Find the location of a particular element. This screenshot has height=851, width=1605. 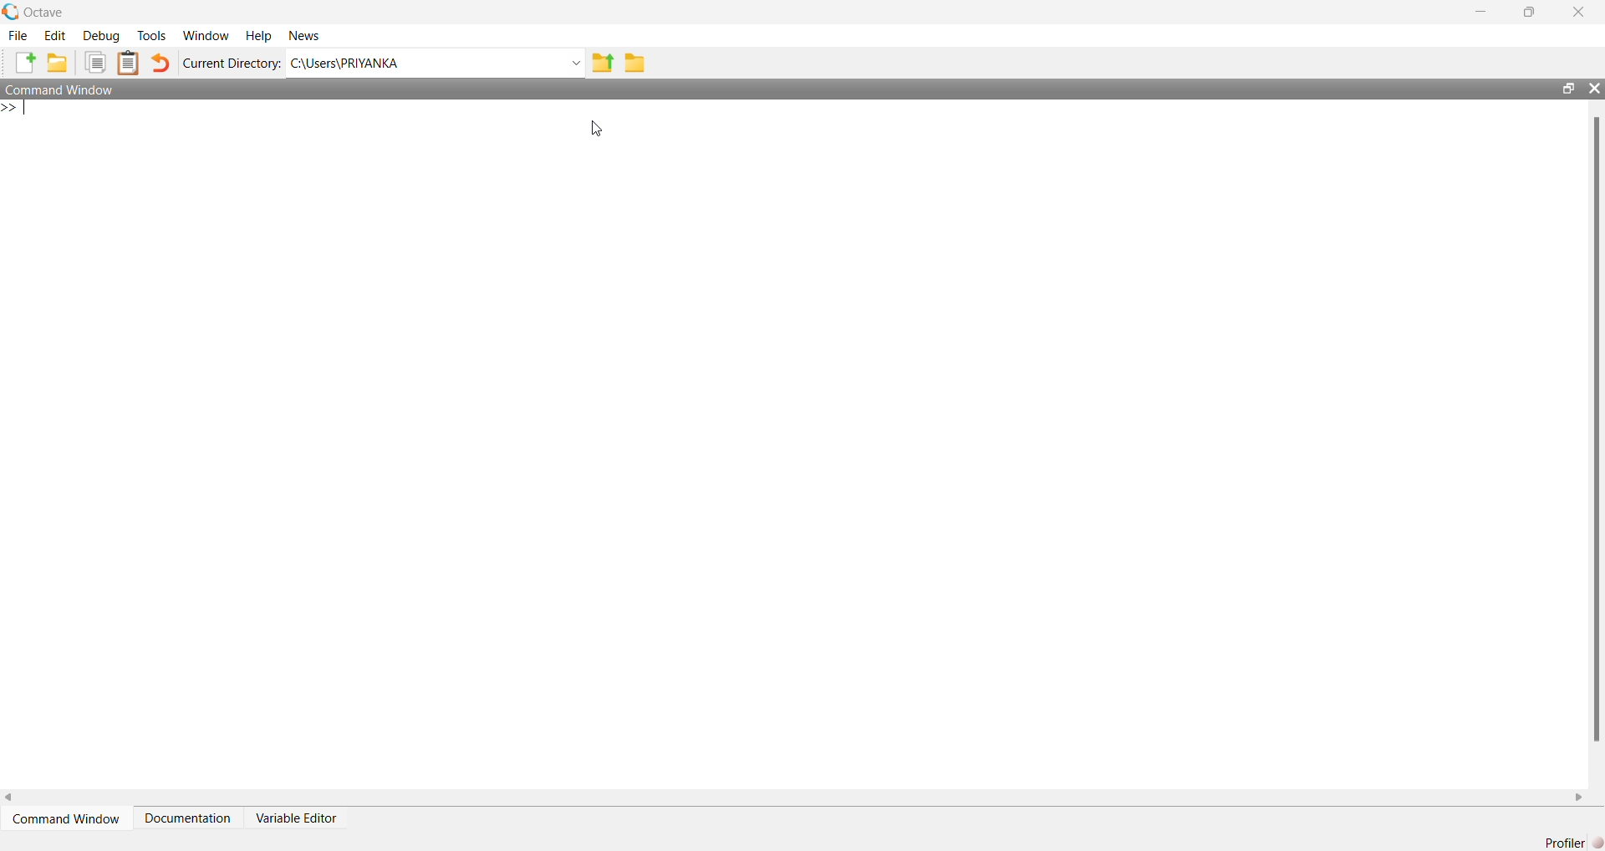

documentation is located at coordinates (188, 823).